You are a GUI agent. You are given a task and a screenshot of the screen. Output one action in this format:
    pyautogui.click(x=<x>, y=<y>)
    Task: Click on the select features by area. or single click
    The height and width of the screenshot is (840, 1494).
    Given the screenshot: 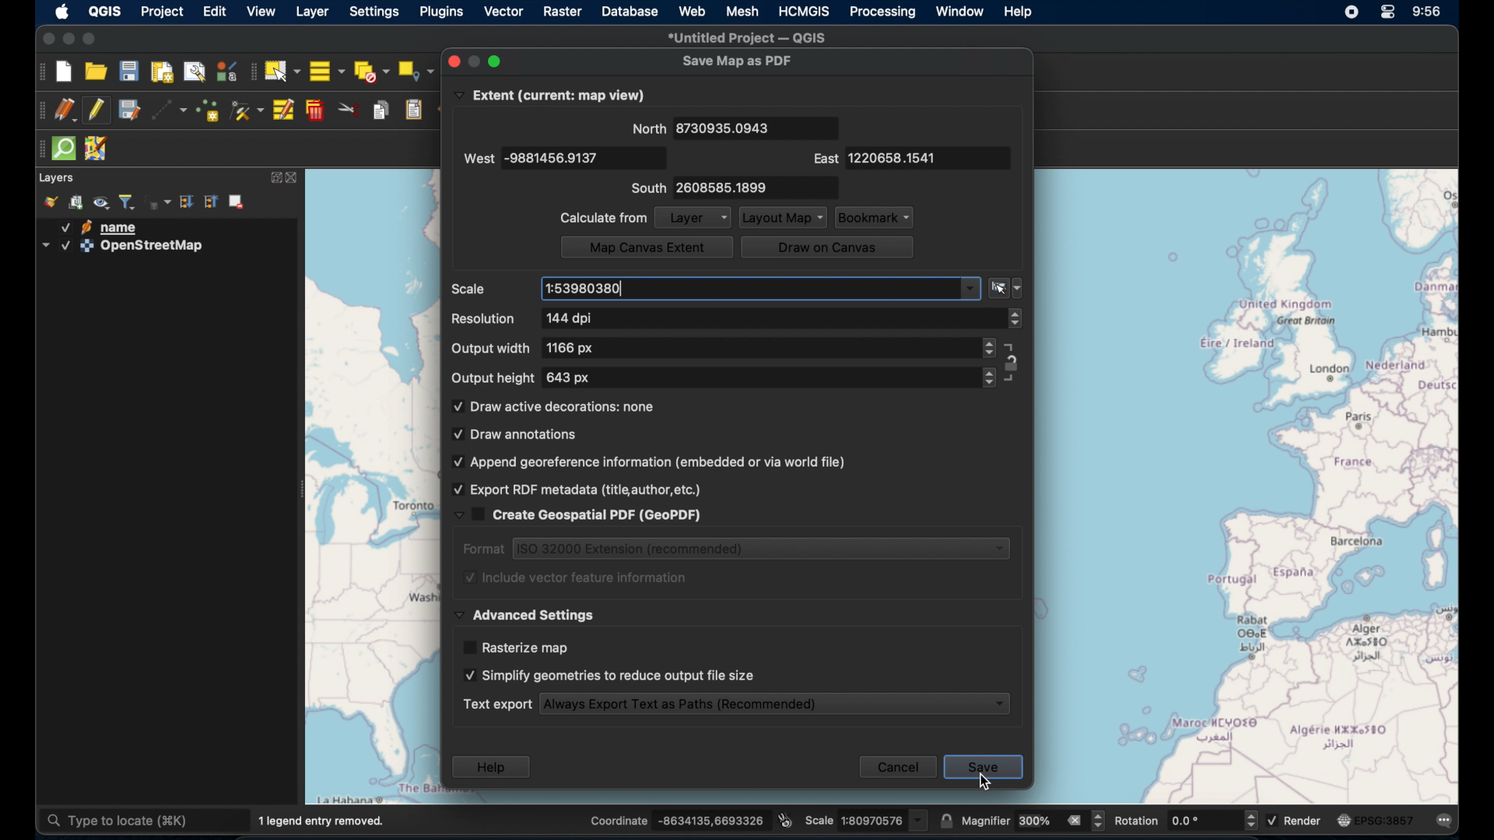 What is the action you would take?
    pyautogui.click(x=282, y=72)
    